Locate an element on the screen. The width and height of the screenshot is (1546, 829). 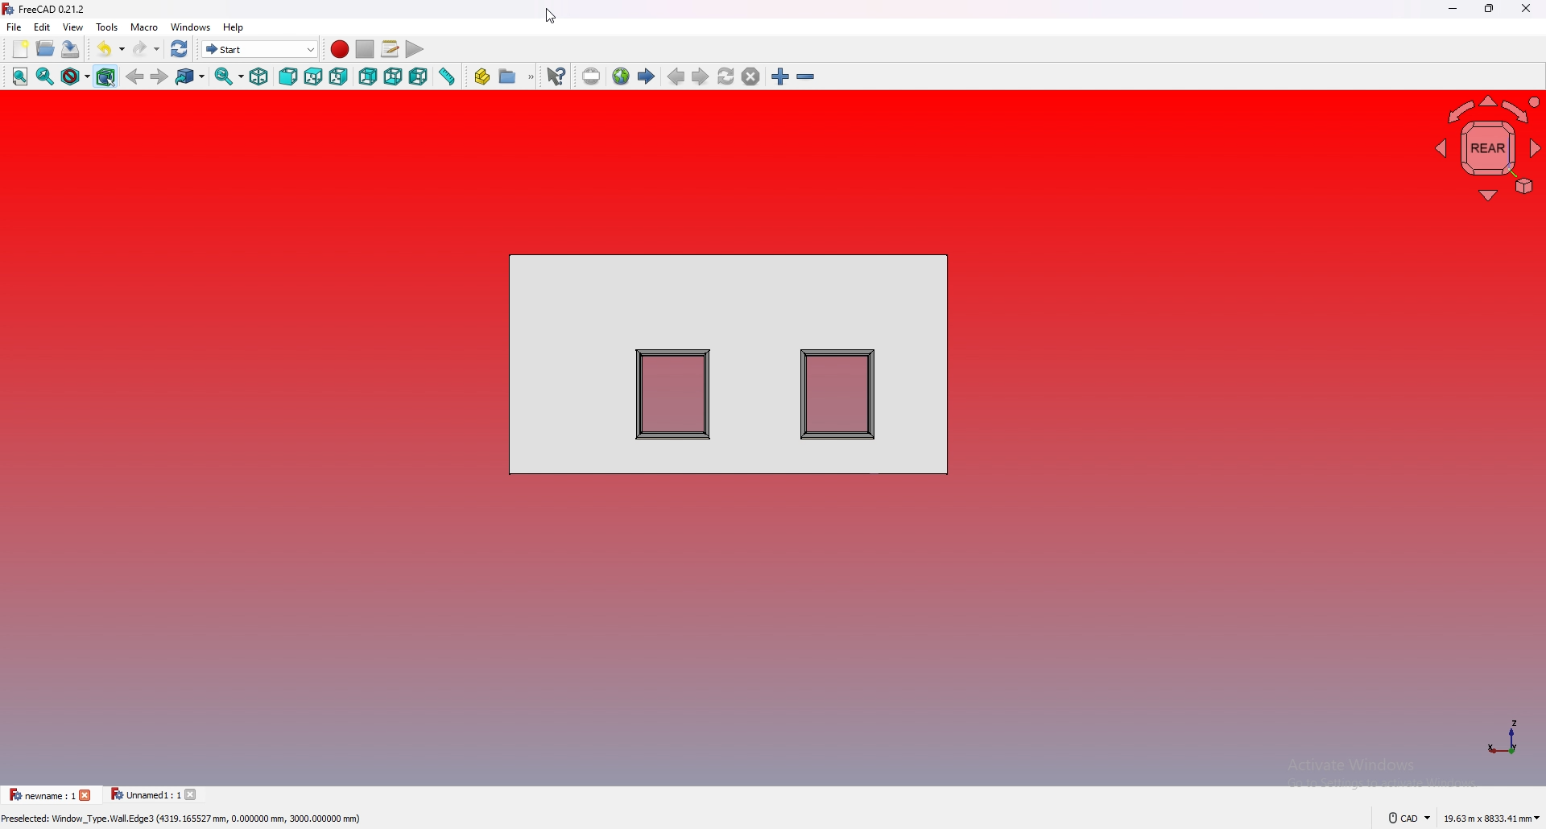
top is located at coordinates (313, 76).